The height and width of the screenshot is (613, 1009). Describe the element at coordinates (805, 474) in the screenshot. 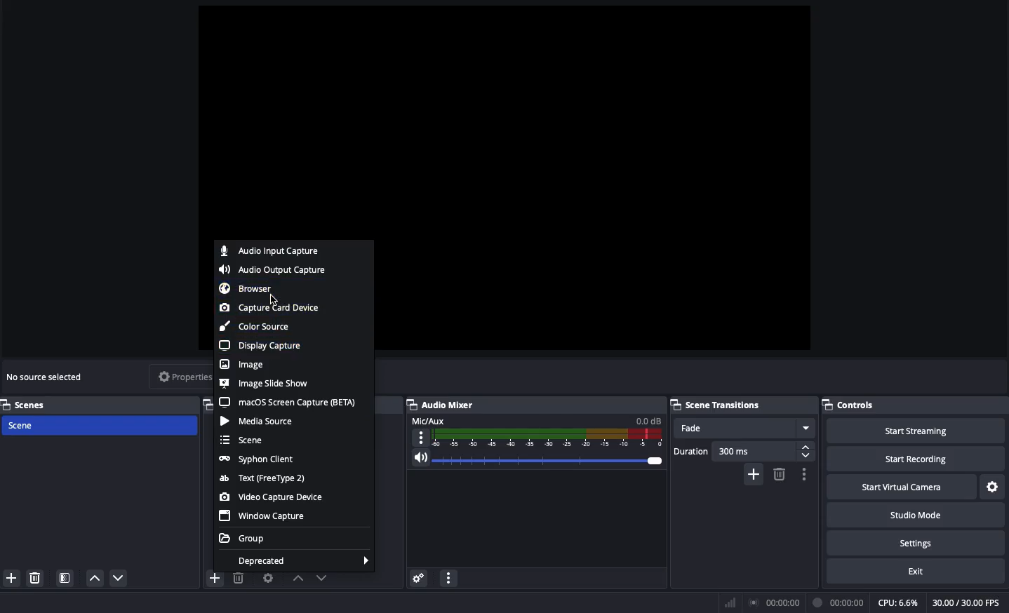

I see `Options` at that location.